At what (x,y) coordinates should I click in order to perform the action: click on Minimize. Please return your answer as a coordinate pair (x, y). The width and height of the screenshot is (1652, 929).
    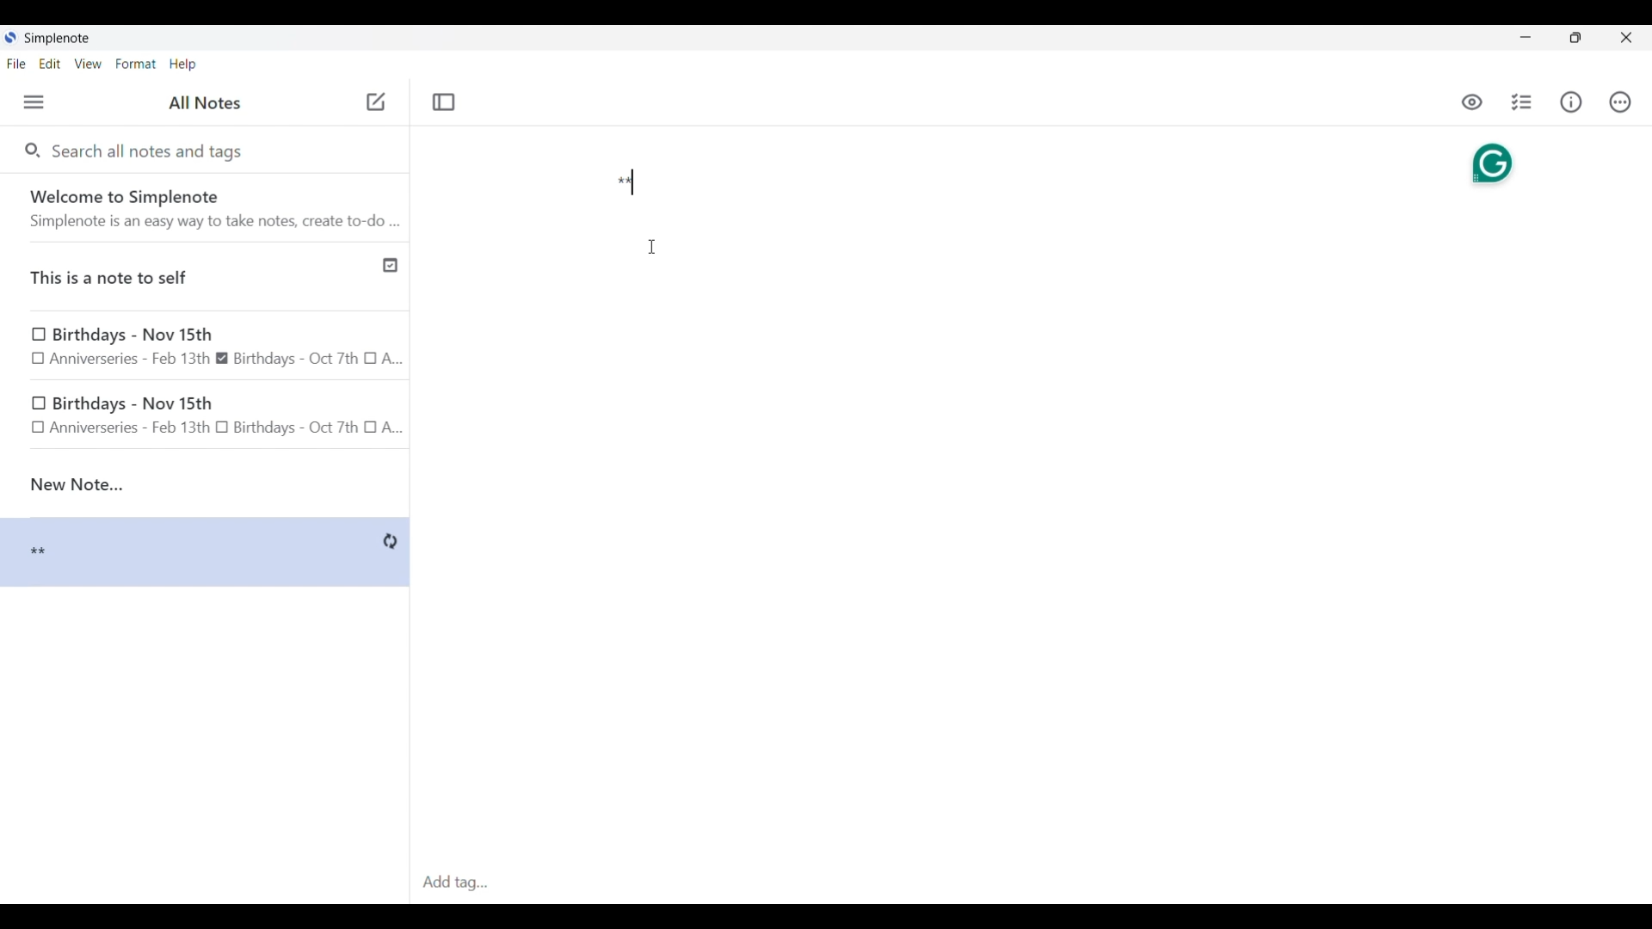
    Looking at the image, I should click on (1526, 37).